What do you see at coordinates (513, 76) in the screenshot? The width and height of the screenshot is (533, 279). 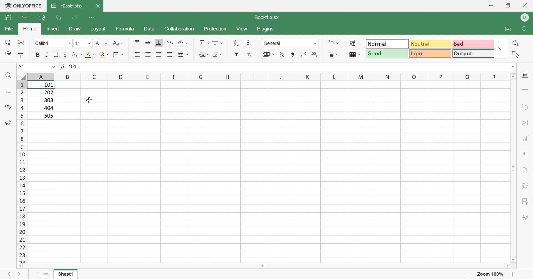 I see `Scroll Up settings` at bounding box center [513, 76].